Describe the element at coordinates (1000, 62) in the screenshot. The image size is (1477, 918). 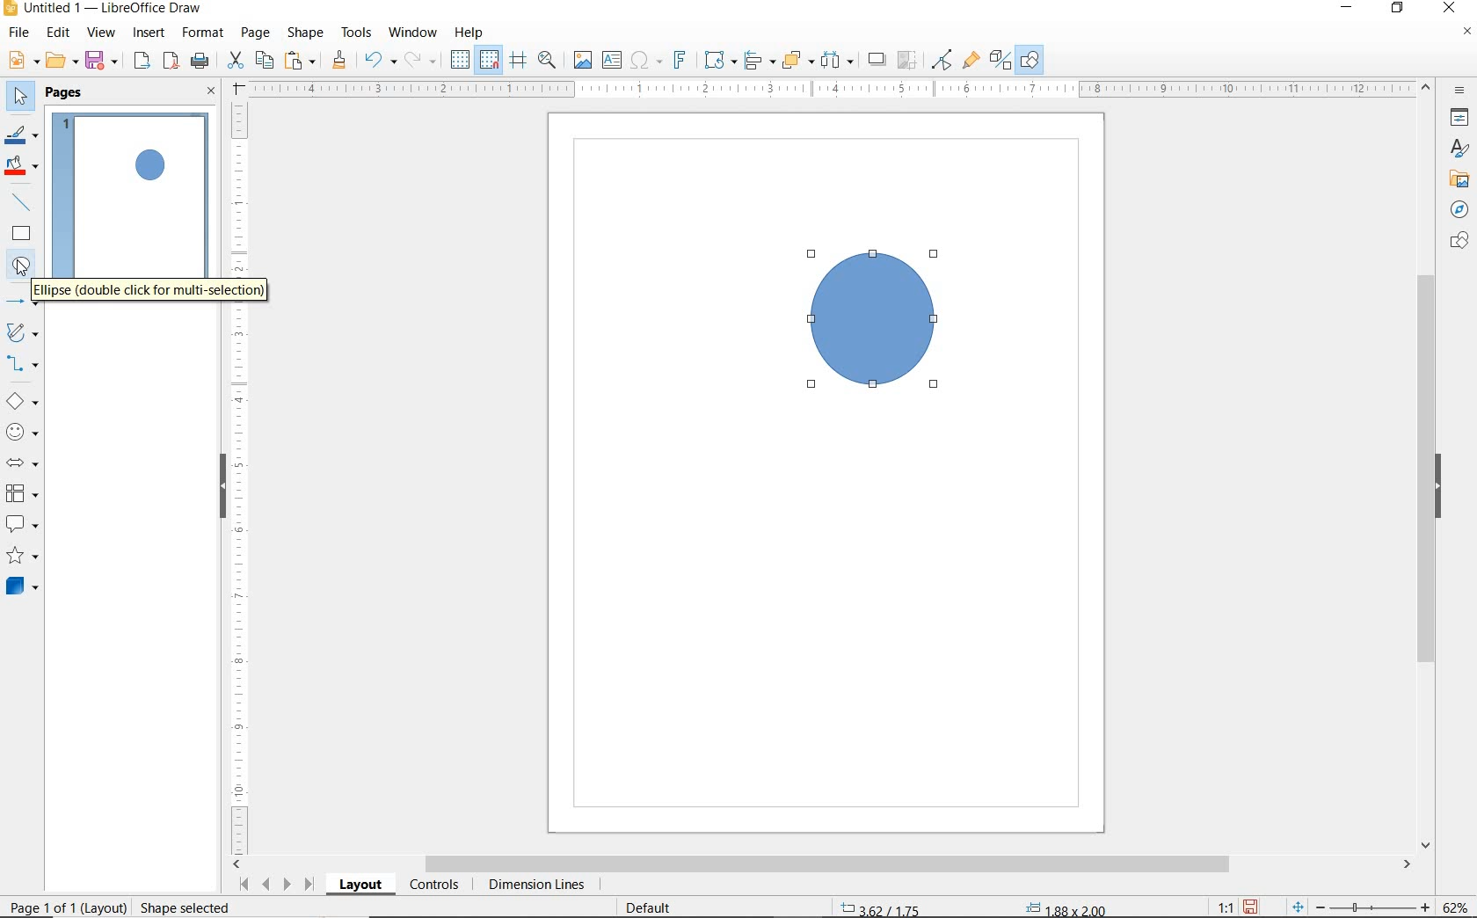
I see `TOGGLE EXTRUSION` at that location.